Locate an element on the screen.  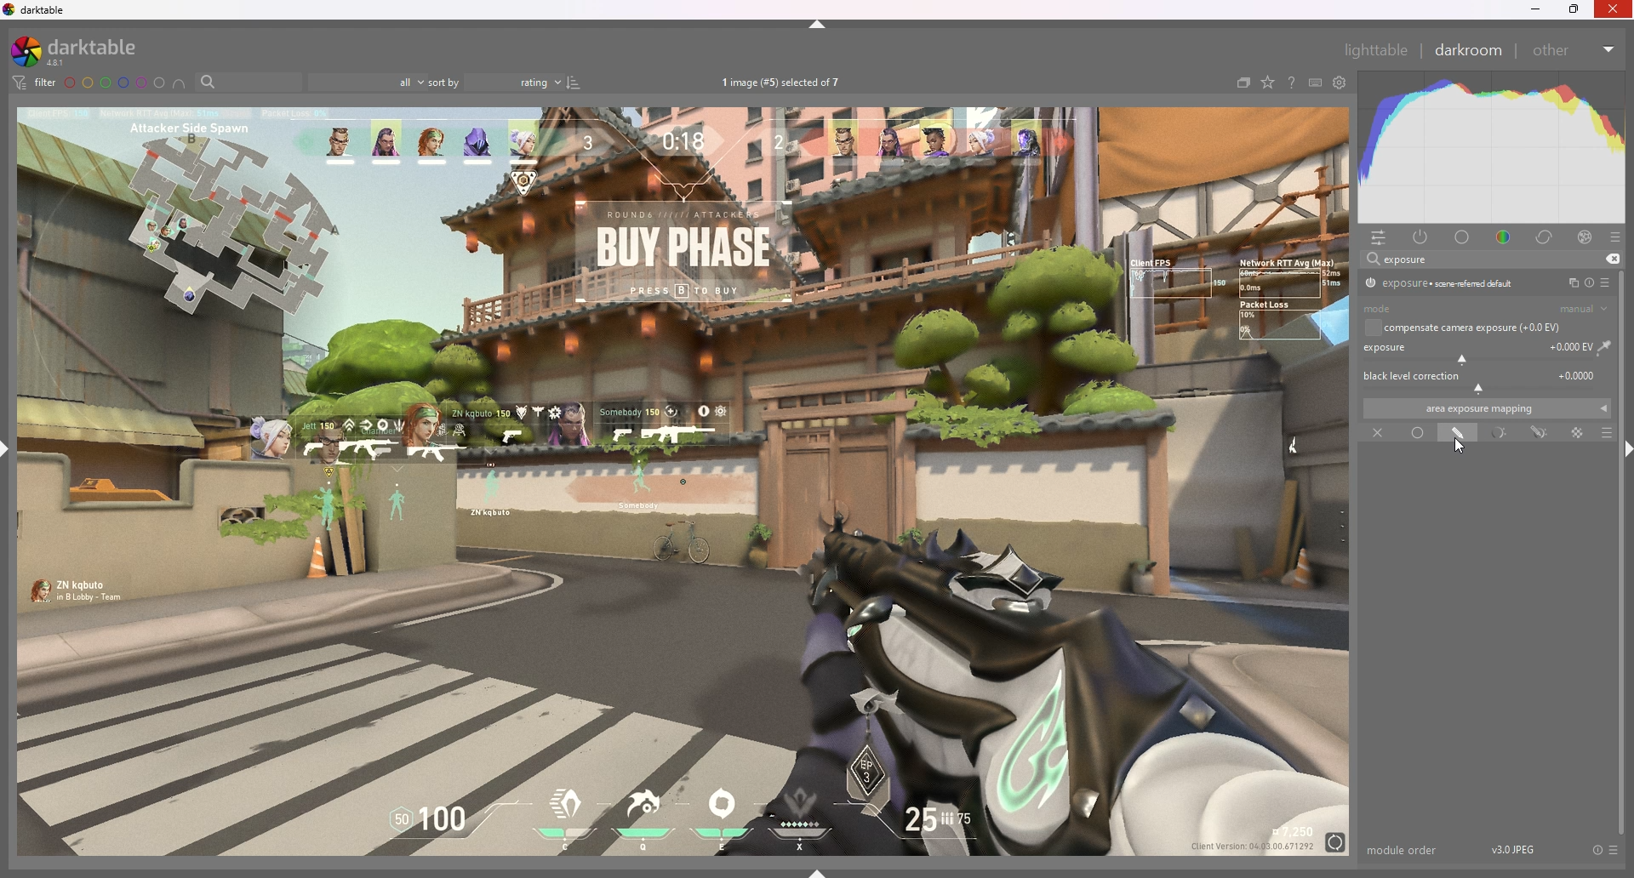
active module is located at coordinates (1423, 238).